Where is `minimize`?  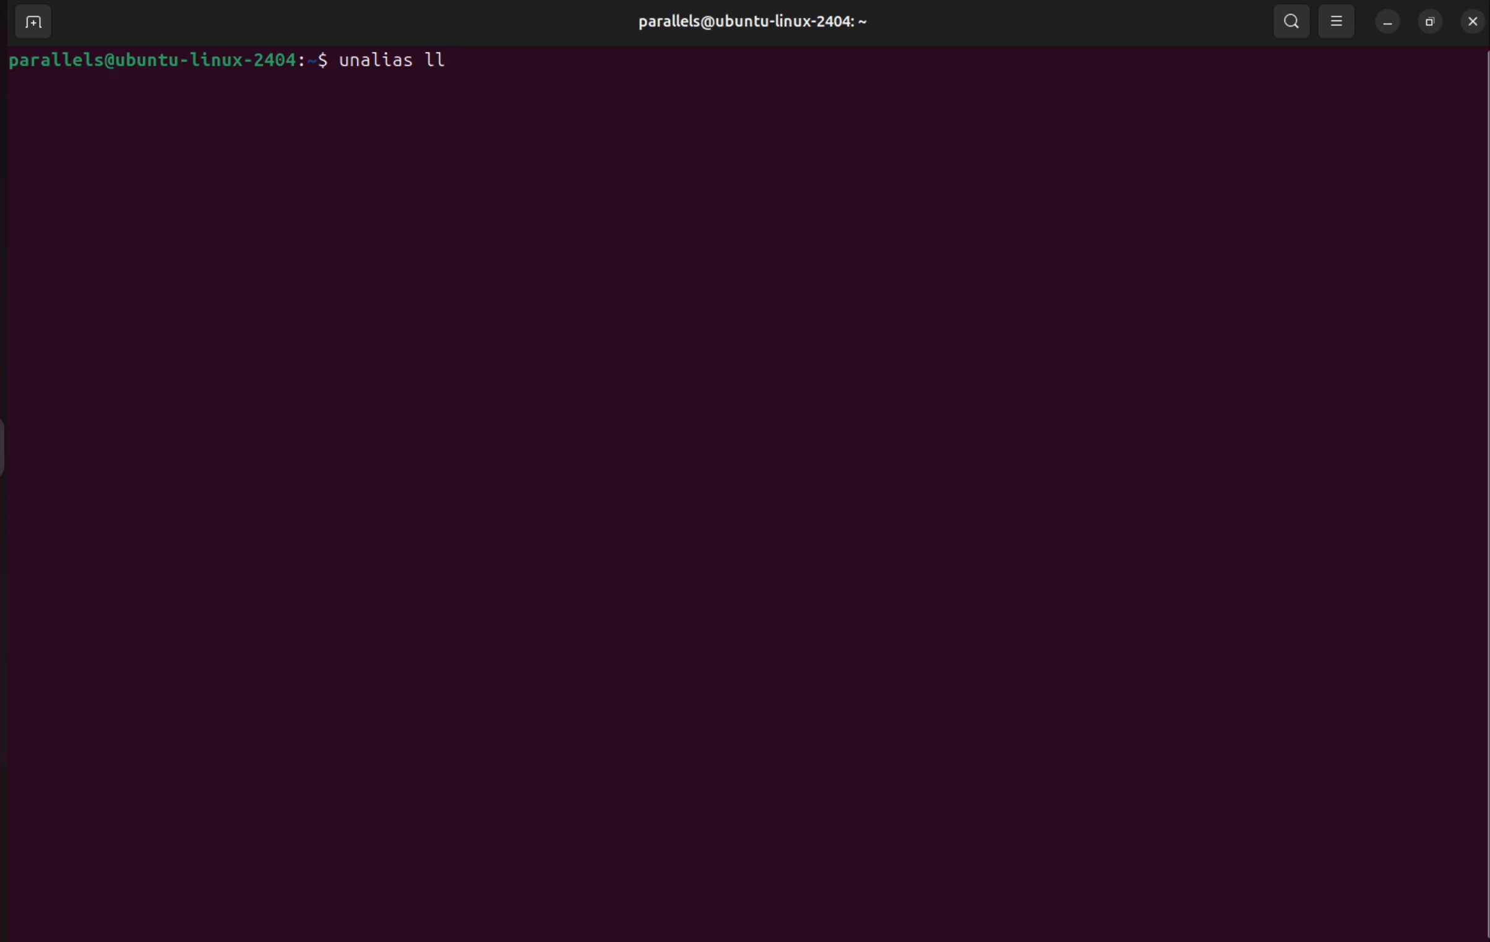
minimize is located at coordinates (1388, 21).